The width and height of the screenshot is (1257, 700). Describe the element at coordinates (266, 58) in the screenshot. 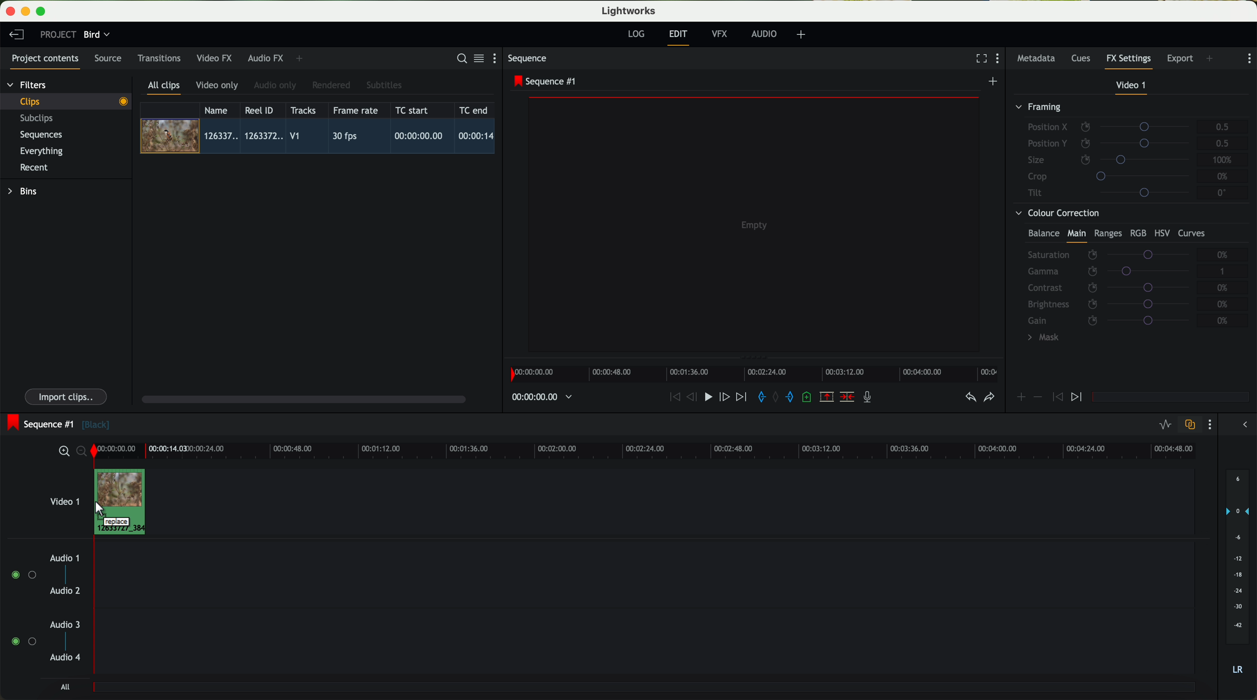

I see `audio FX` at that location.